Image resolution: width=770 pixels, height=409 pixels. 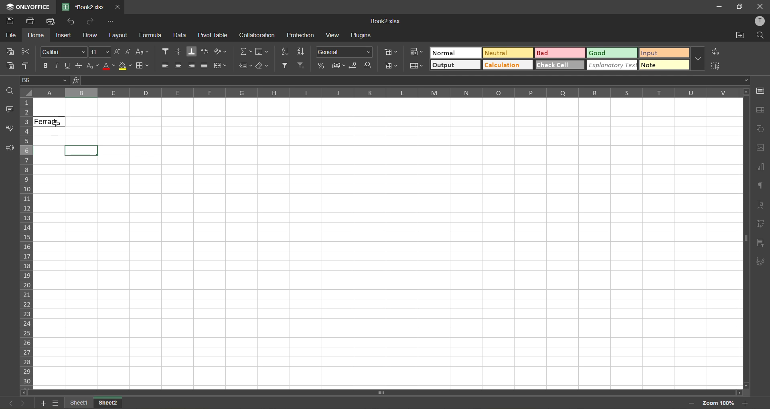 I want to click on align left, so click(x=166, y=65).